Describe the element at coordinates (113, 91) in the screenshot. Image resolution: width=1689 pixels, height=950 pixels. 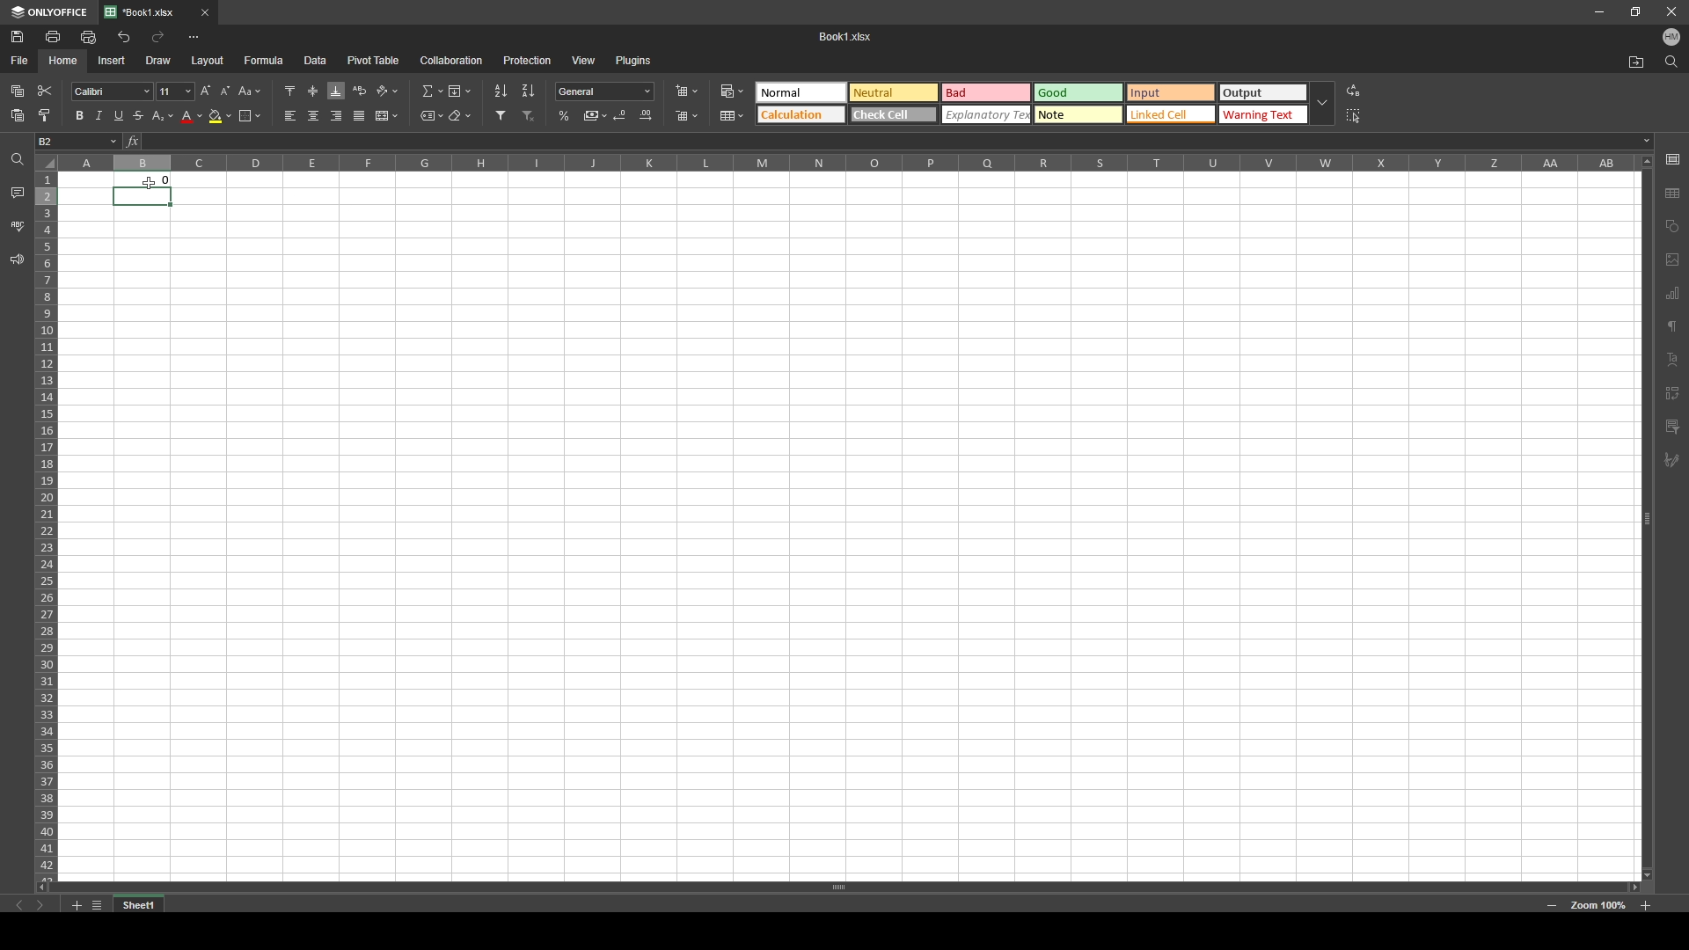
I see `font style` at that location.